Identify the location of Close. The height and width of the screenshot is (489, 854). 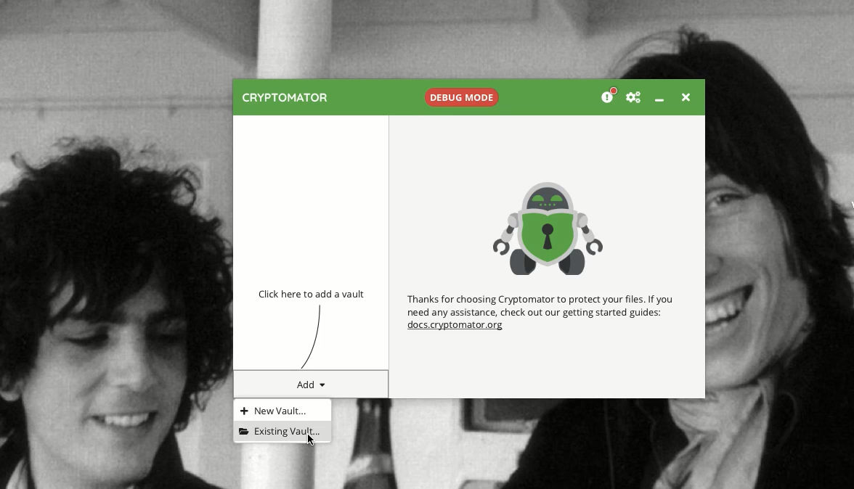
(686, 99).